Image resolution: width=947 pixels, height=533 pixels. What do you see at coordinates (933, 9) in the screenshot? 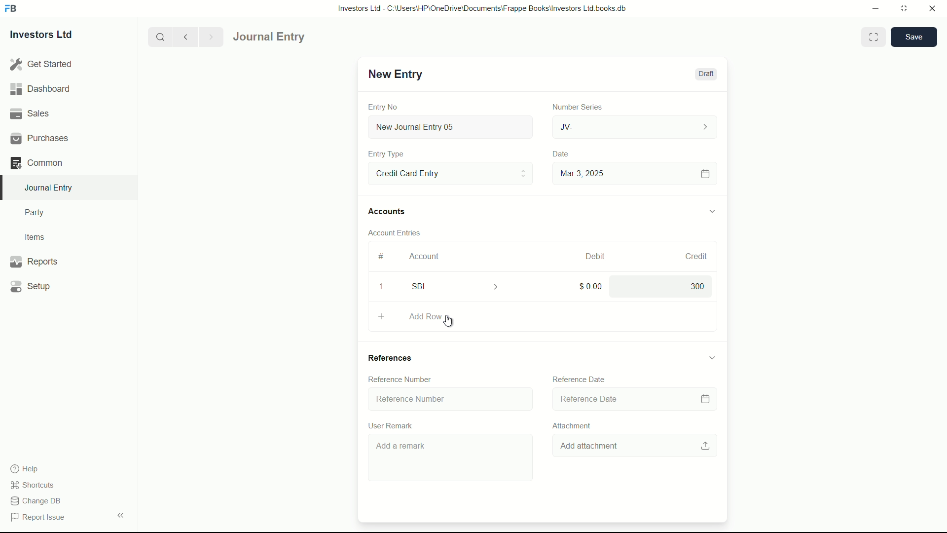
I see `close` at bounding box center [933, 9].